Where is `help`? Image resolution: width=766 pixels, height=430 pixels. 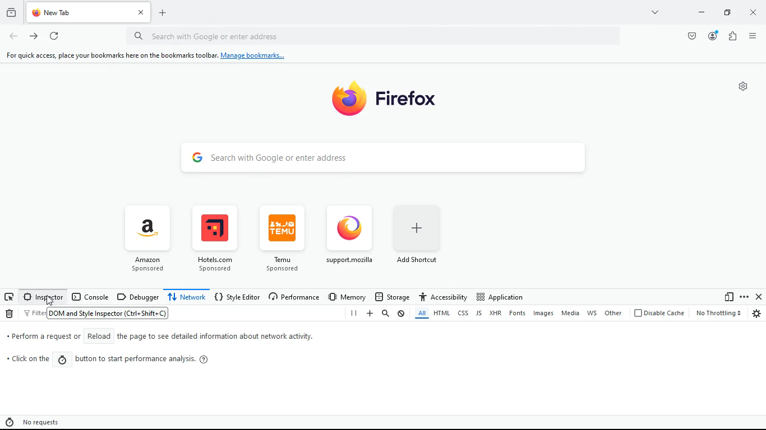 help is located at coordinates (206, 359).